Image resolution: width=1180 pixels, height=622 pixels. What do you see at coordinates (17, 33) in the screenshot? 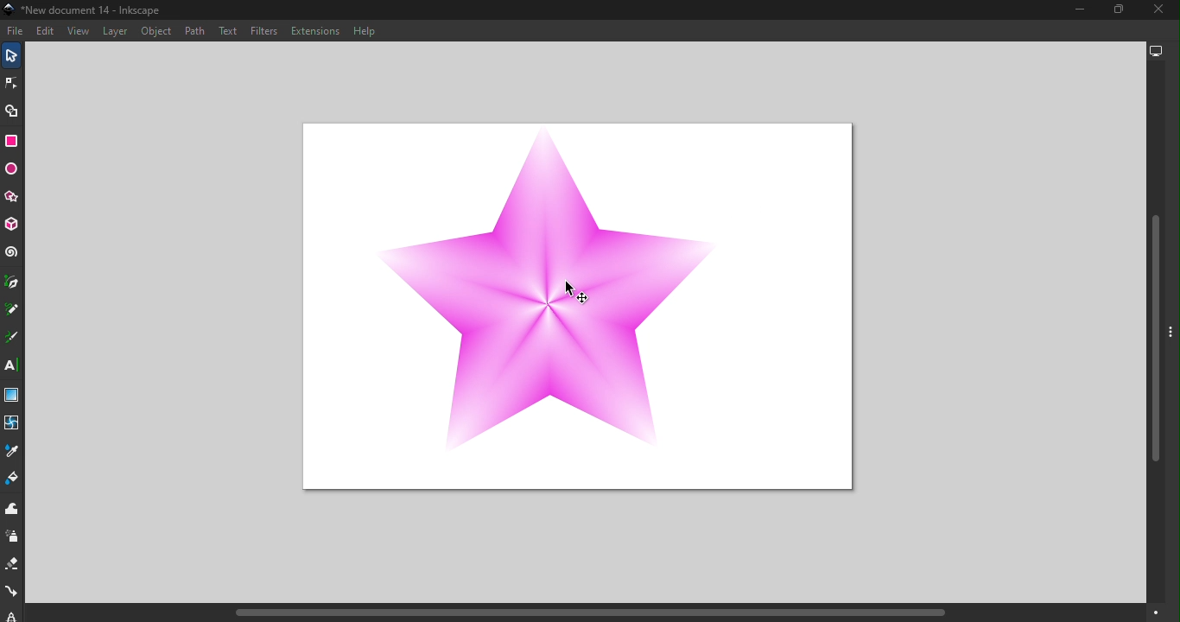
I see `File` at bounding box center [17, 33].